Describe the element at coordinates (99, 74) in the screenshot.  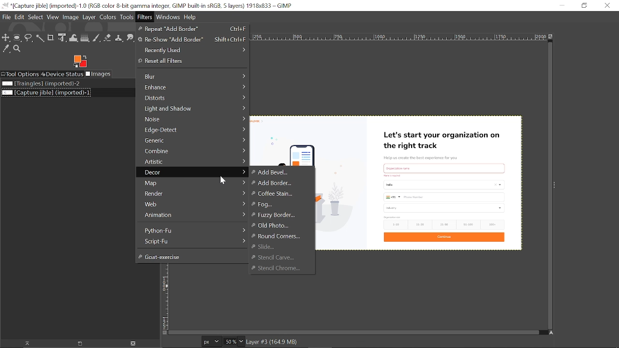
I see `Images` at that location.